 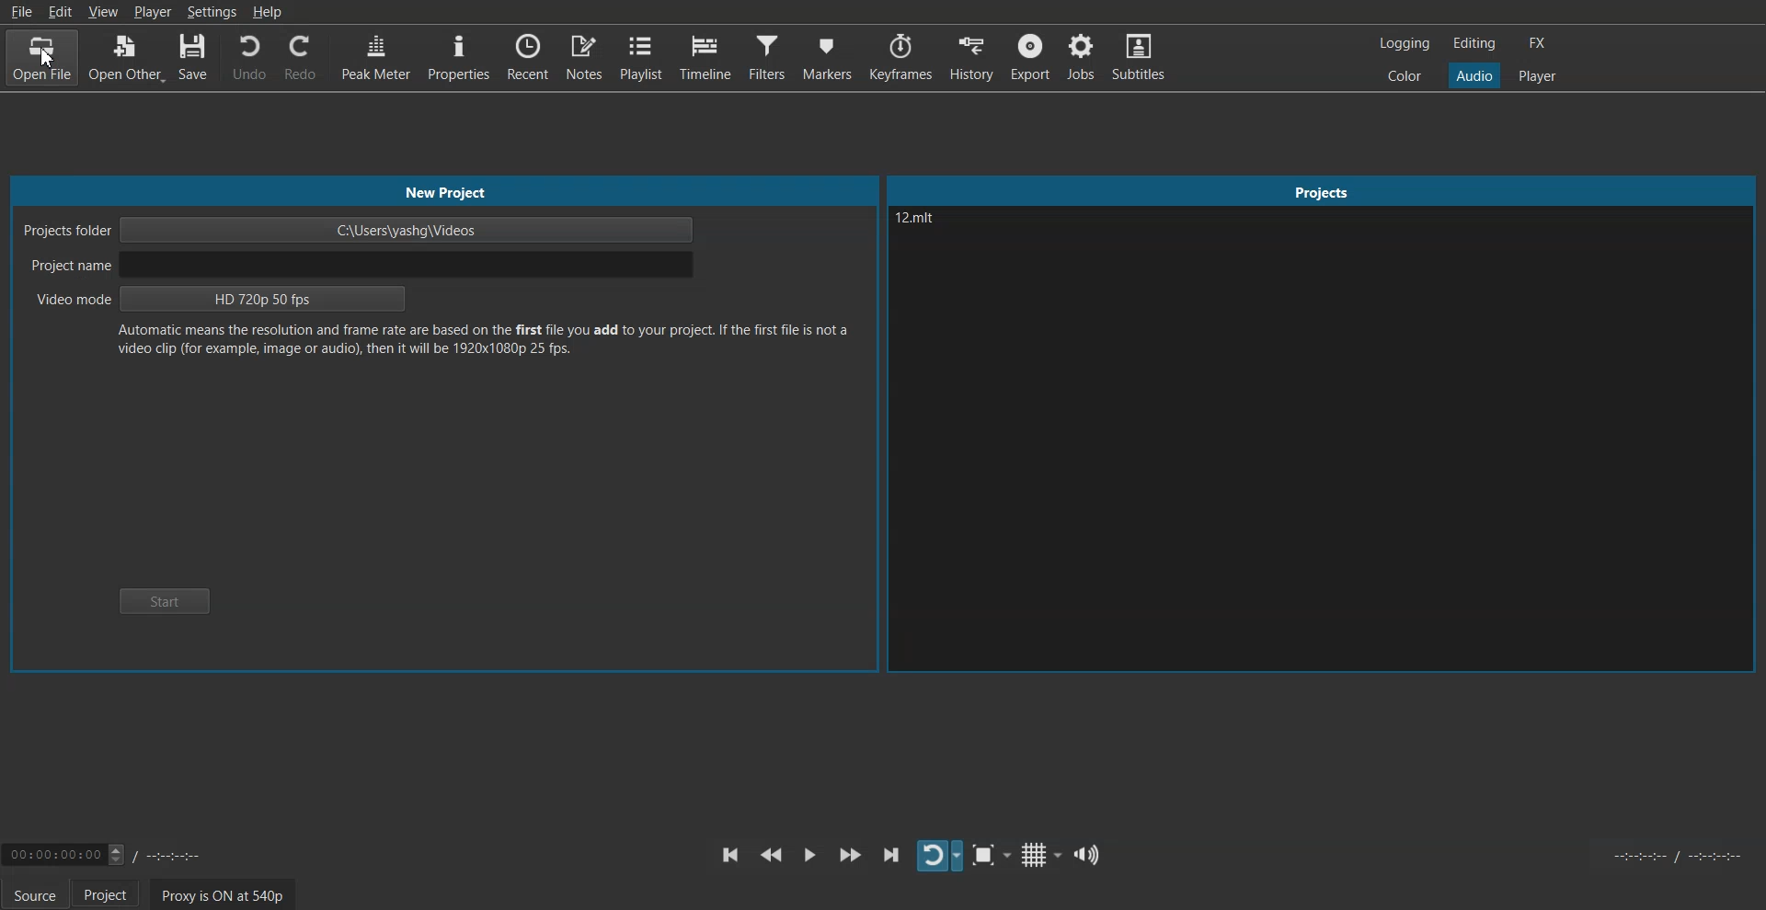 I want to click on Show the volume control, so click(x=1088, y=854).